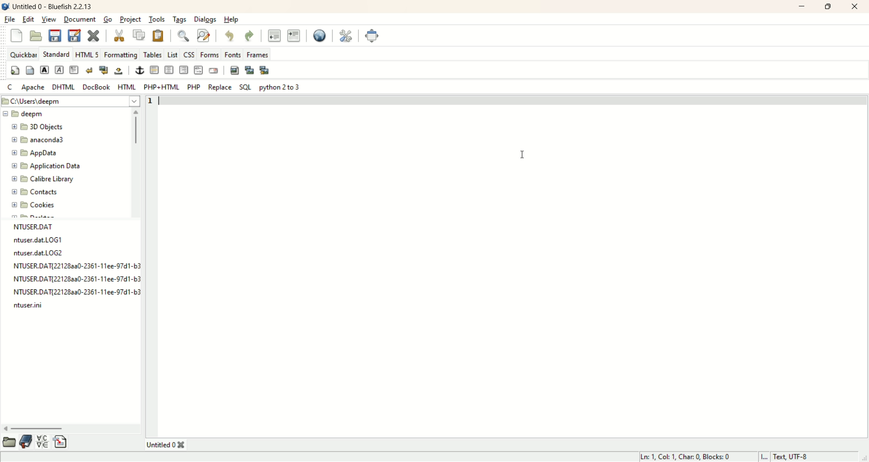 This screenshot has width=869, height=462. What do you see at coordinates (43, 179) in the screenshot?
I see `calibre library` at bounding box center [43, 179].